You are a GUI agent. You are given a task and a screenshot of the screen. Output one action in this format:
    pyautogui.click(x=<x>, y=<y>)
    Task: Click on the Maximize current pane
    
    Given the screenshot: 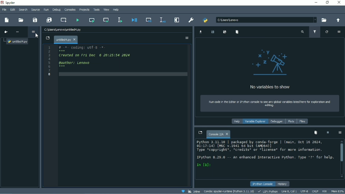 What is the action you would take?
    pyautogui.click(x=176, y=20)
    